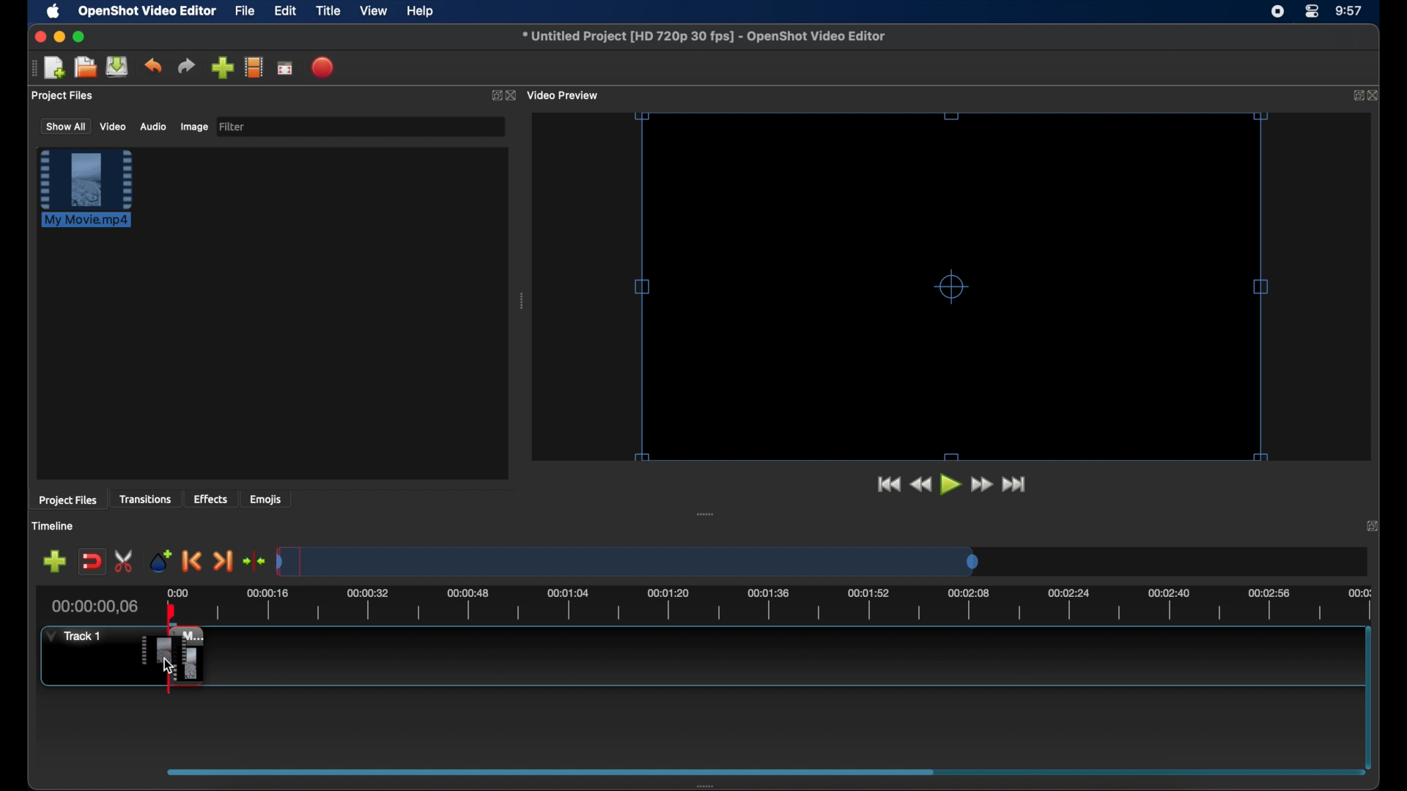  What do you see at coordinates (627, 561) in the screenshot?
I see `timeline scale` at bounding box center [627, 561].